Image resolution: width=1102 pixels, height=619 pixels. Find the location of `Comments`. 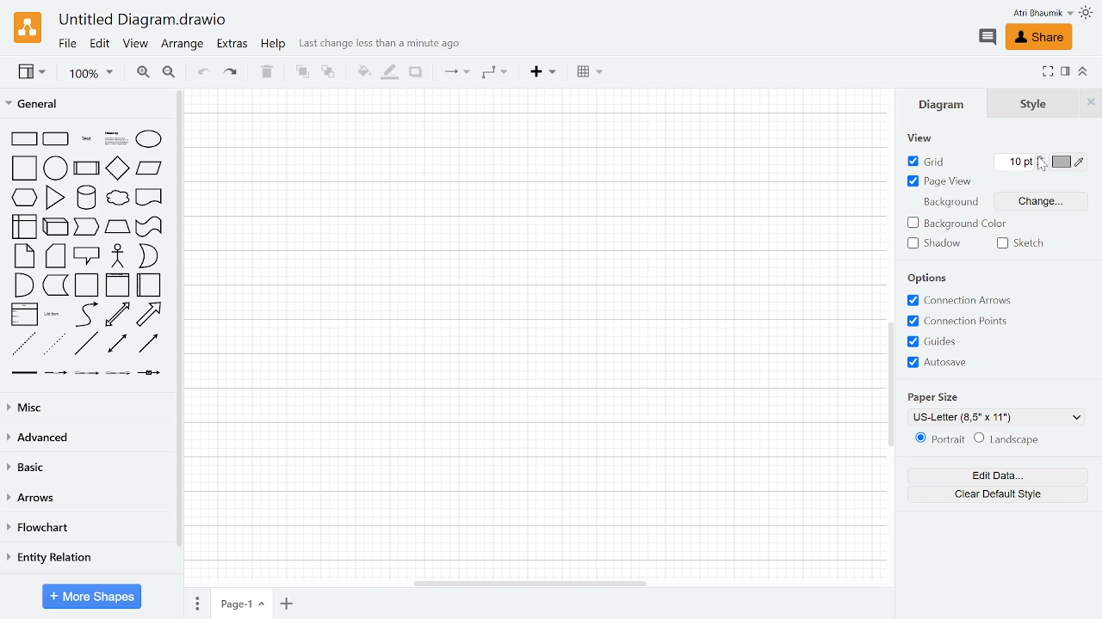

Comments is located at coordinates (987, 39).